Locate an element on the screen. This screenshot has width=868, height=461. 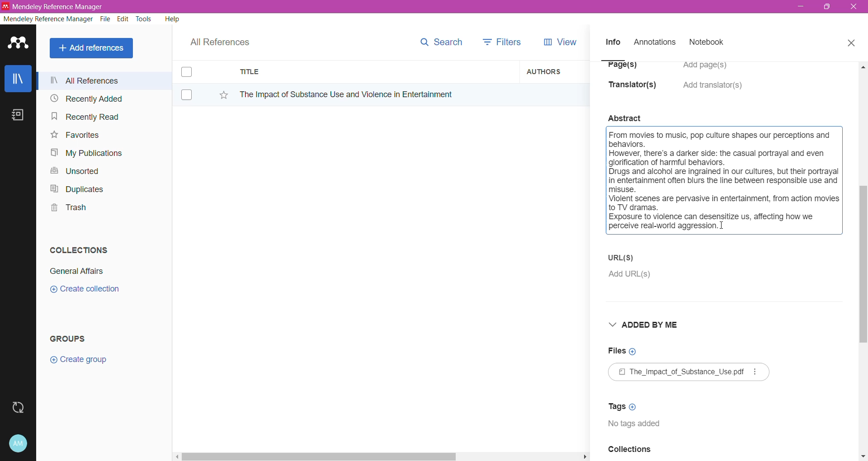
Click to Add Pages is located at coordinates (709, 70).